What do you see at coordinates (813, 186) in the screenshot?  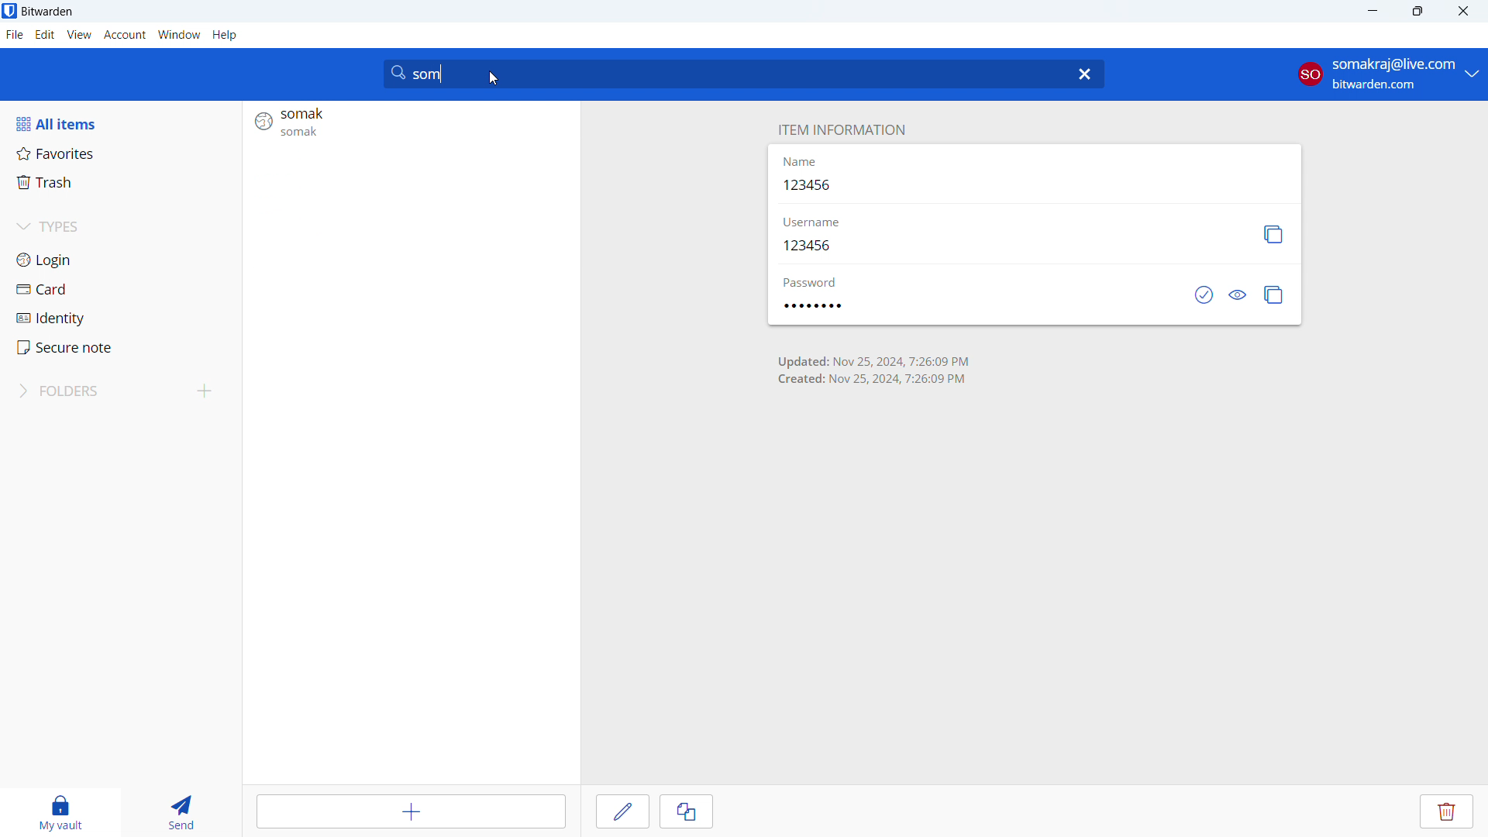 I see `123456` at bounding box center [813, 186].